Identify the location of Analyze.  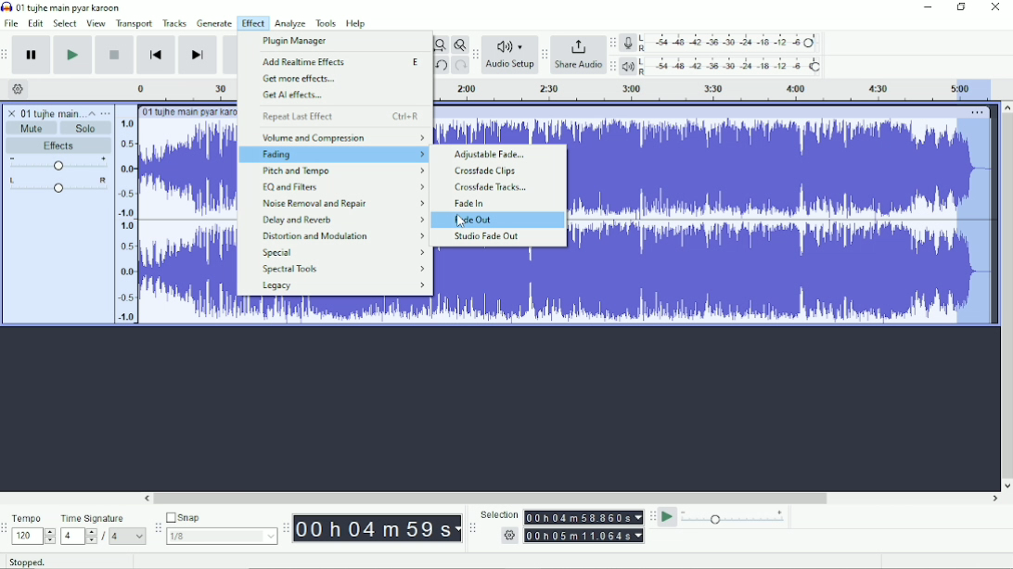
(291, 23).